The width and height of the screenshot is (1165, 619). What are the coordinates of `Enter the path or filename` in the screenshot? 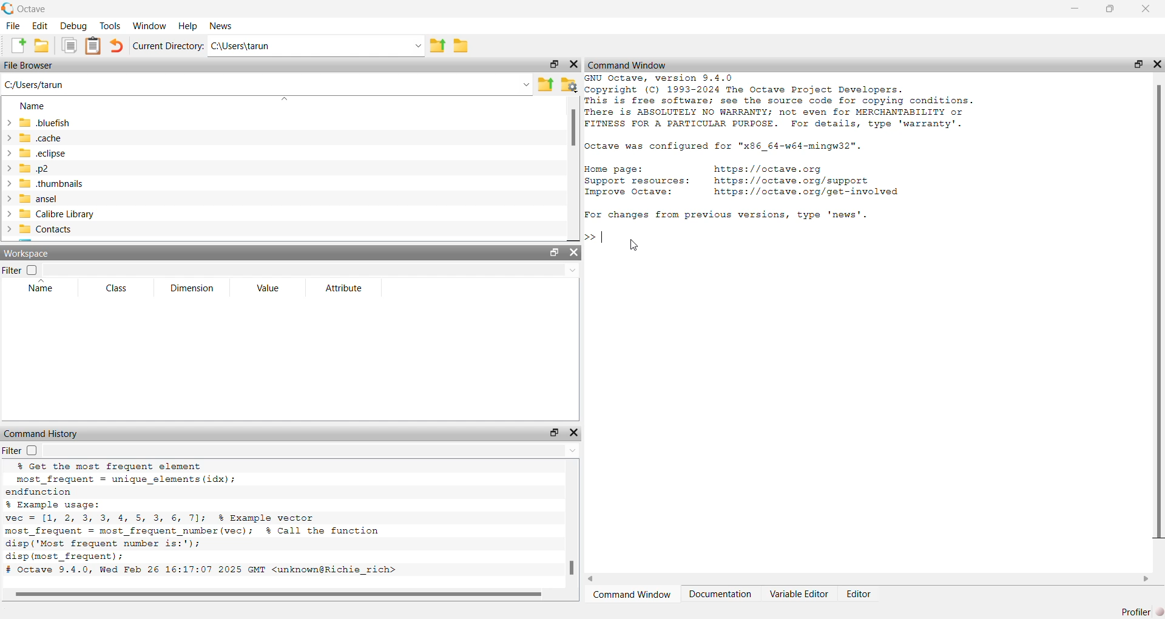 It's located at (526, 84).